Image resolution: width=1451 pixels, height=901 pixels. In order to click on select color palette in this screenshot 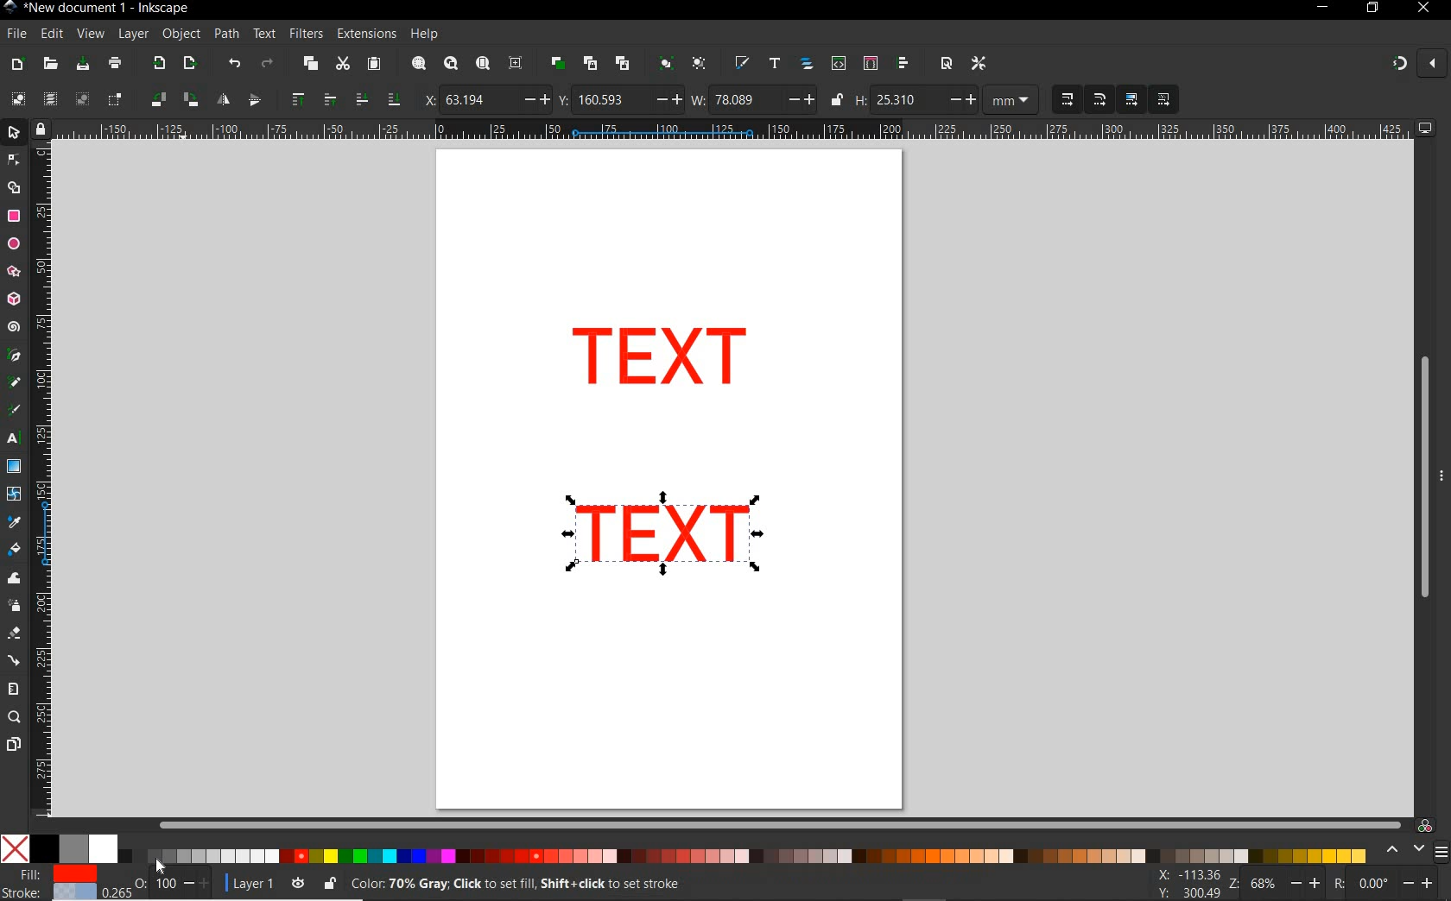, I will do `click(1414, 850)`.